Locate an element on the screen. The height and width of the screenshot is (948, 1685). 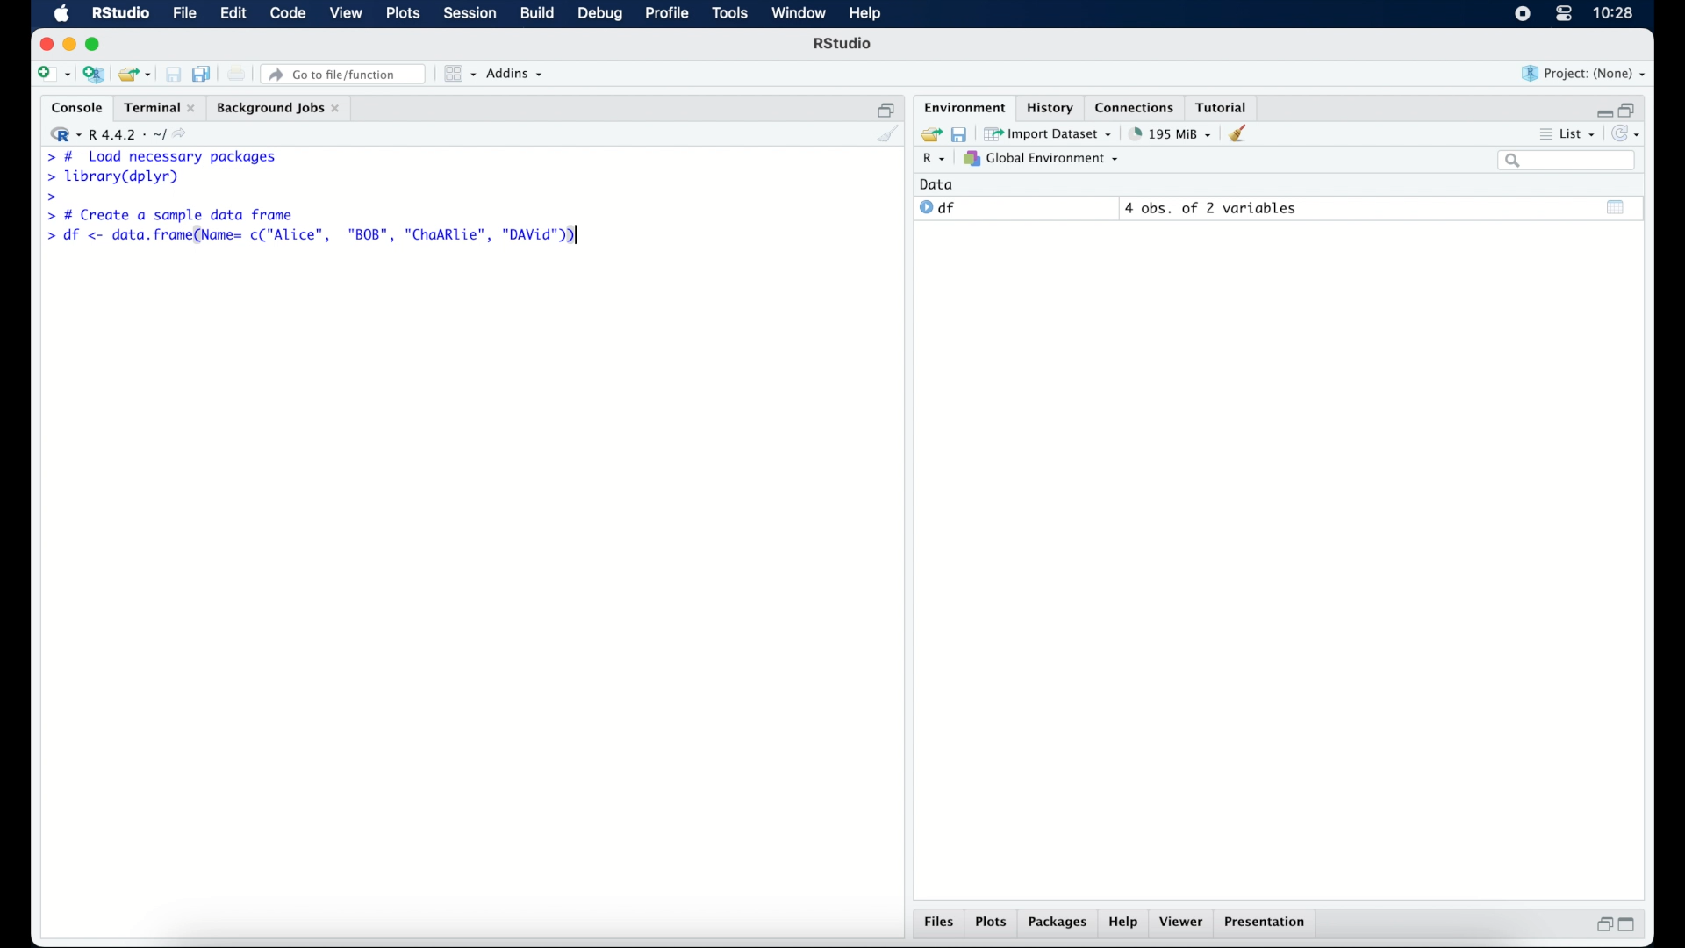
console is located at coordinates (73, 108).